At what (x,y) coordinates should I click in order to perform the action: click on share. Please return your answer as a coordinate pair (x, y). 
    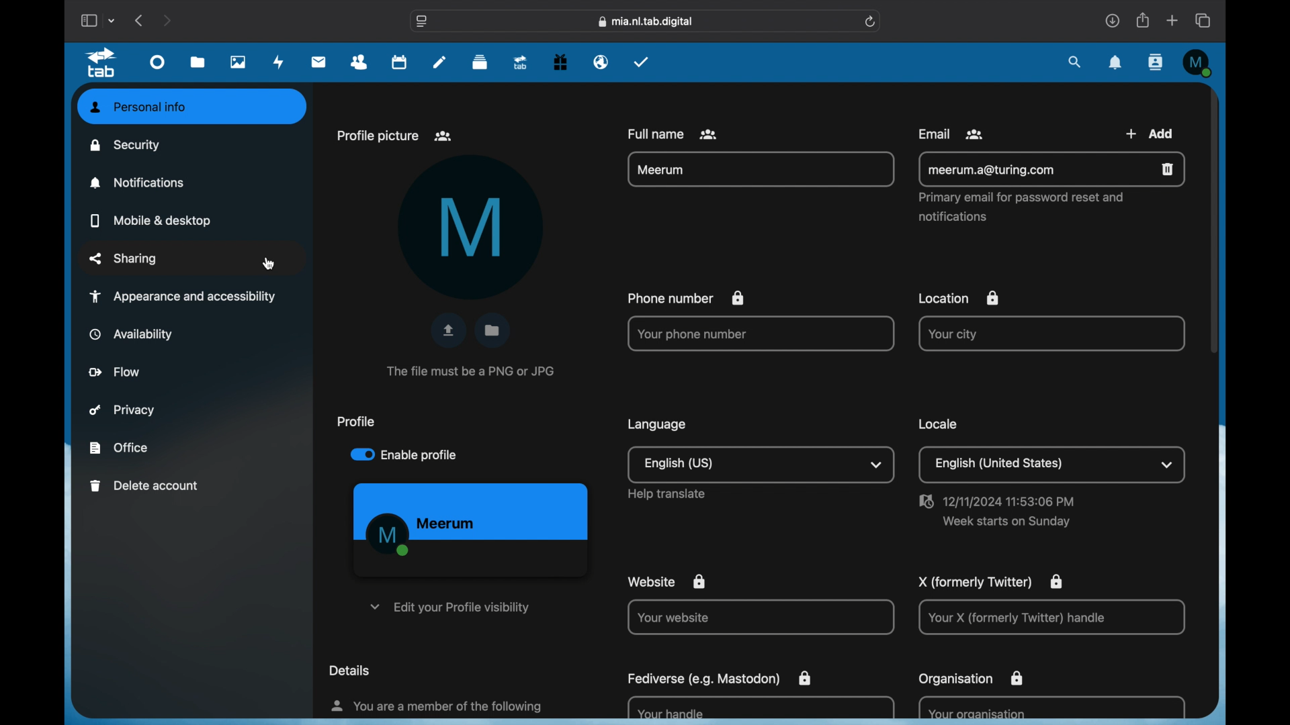
    Looking at the image, I should click on (1144, 20).